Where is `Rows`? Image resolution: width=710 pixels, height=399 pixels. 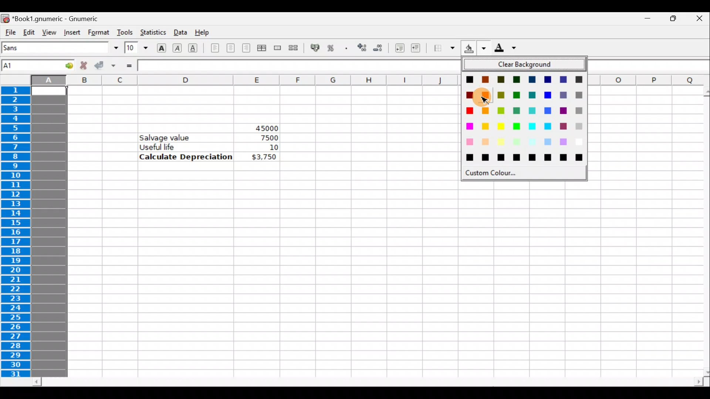
Rows is located at coordinates (17, 232).